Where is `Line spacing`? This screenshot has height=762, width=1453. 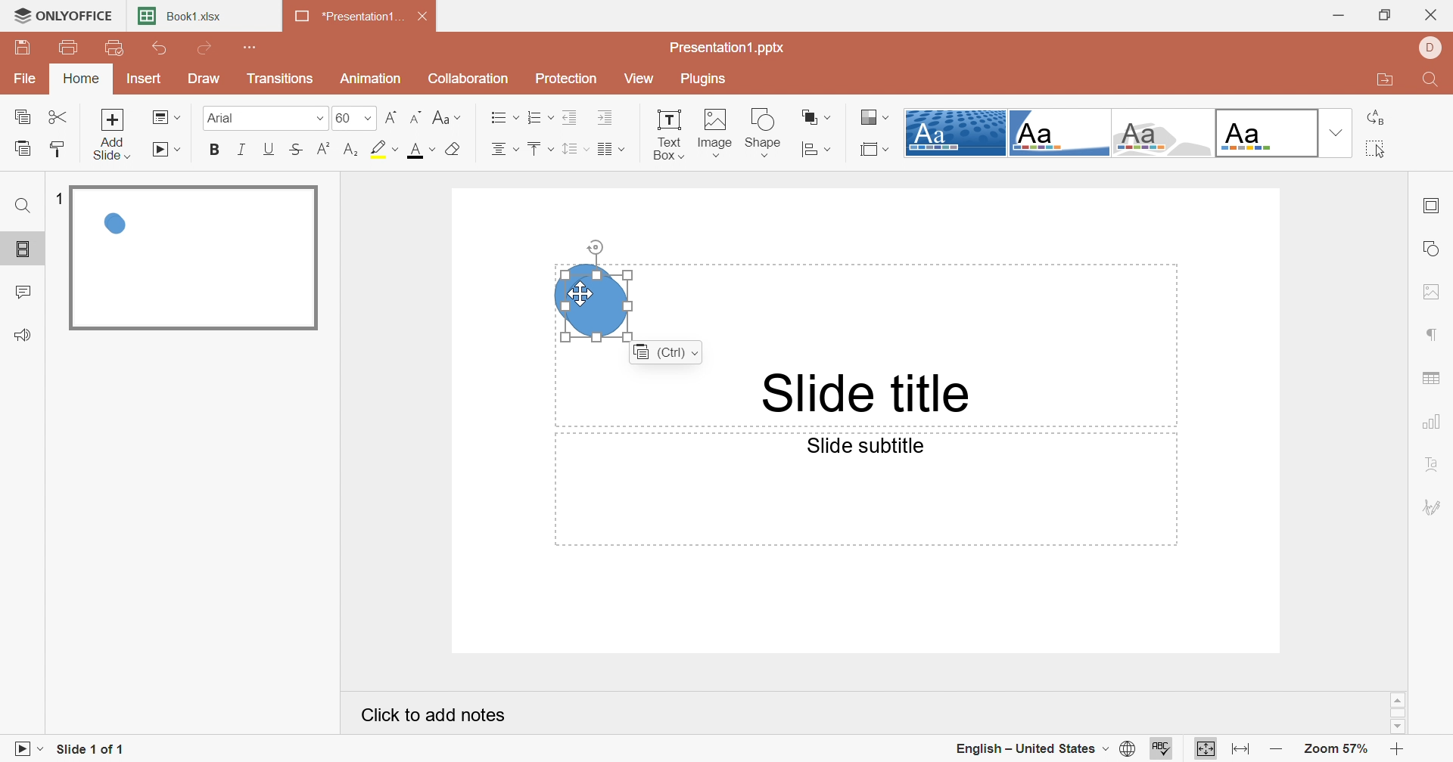
Line spacing is located at coordinates (574, 150).